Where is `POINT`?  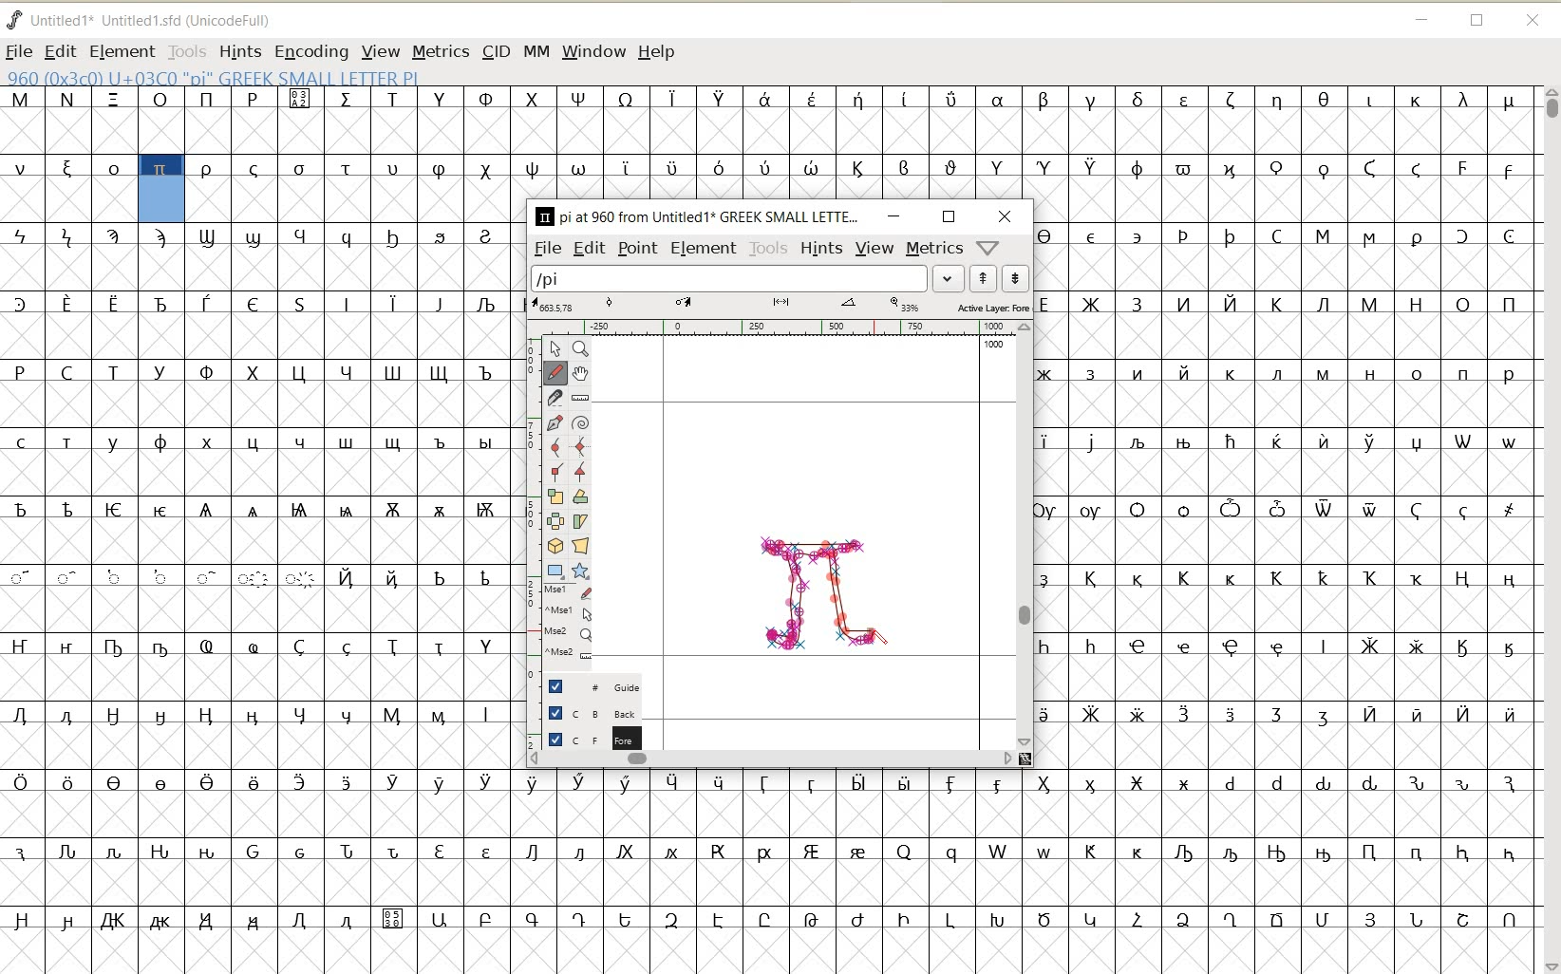 POINT is located at coordinates (637, 250).